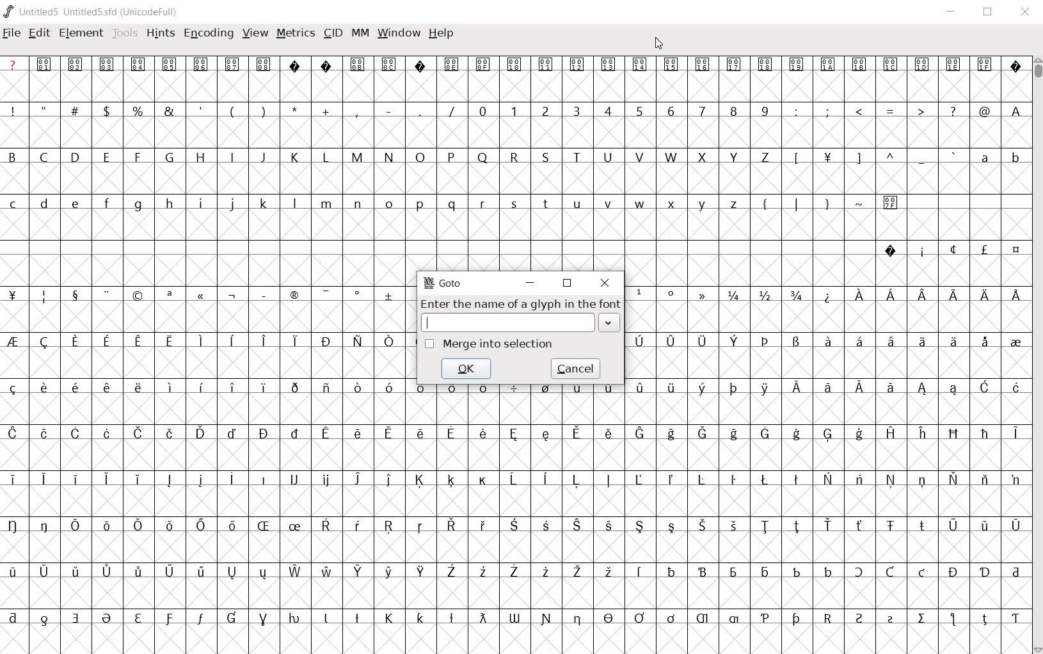 The width and height of the screenshot is (1043, 654). What do you see at coordinates (704, 619) in the screenshot?
I see `Symbol` at bounding box center [704, 619].